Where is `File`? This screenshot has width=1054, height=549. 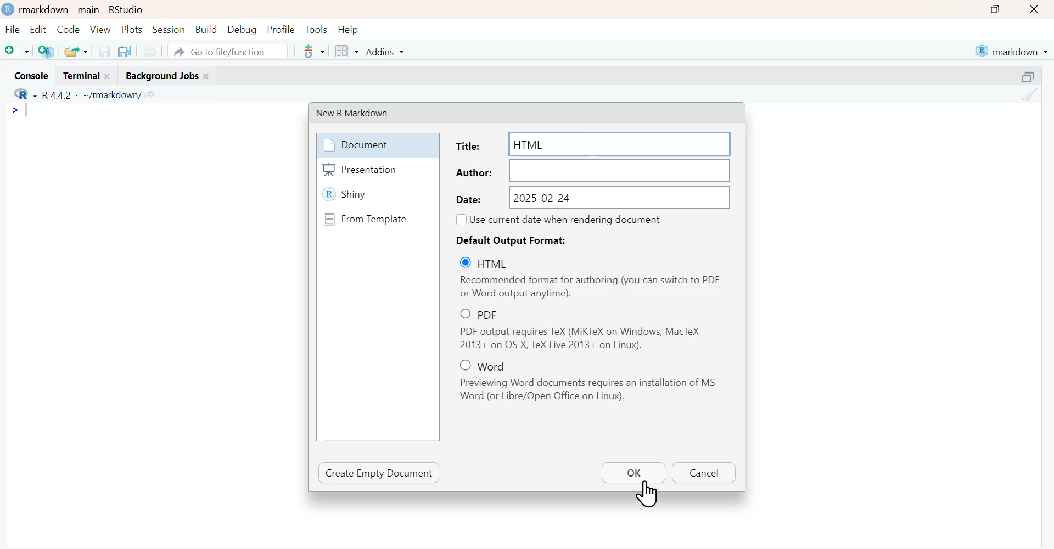 File is located at coordinates (13, 30).